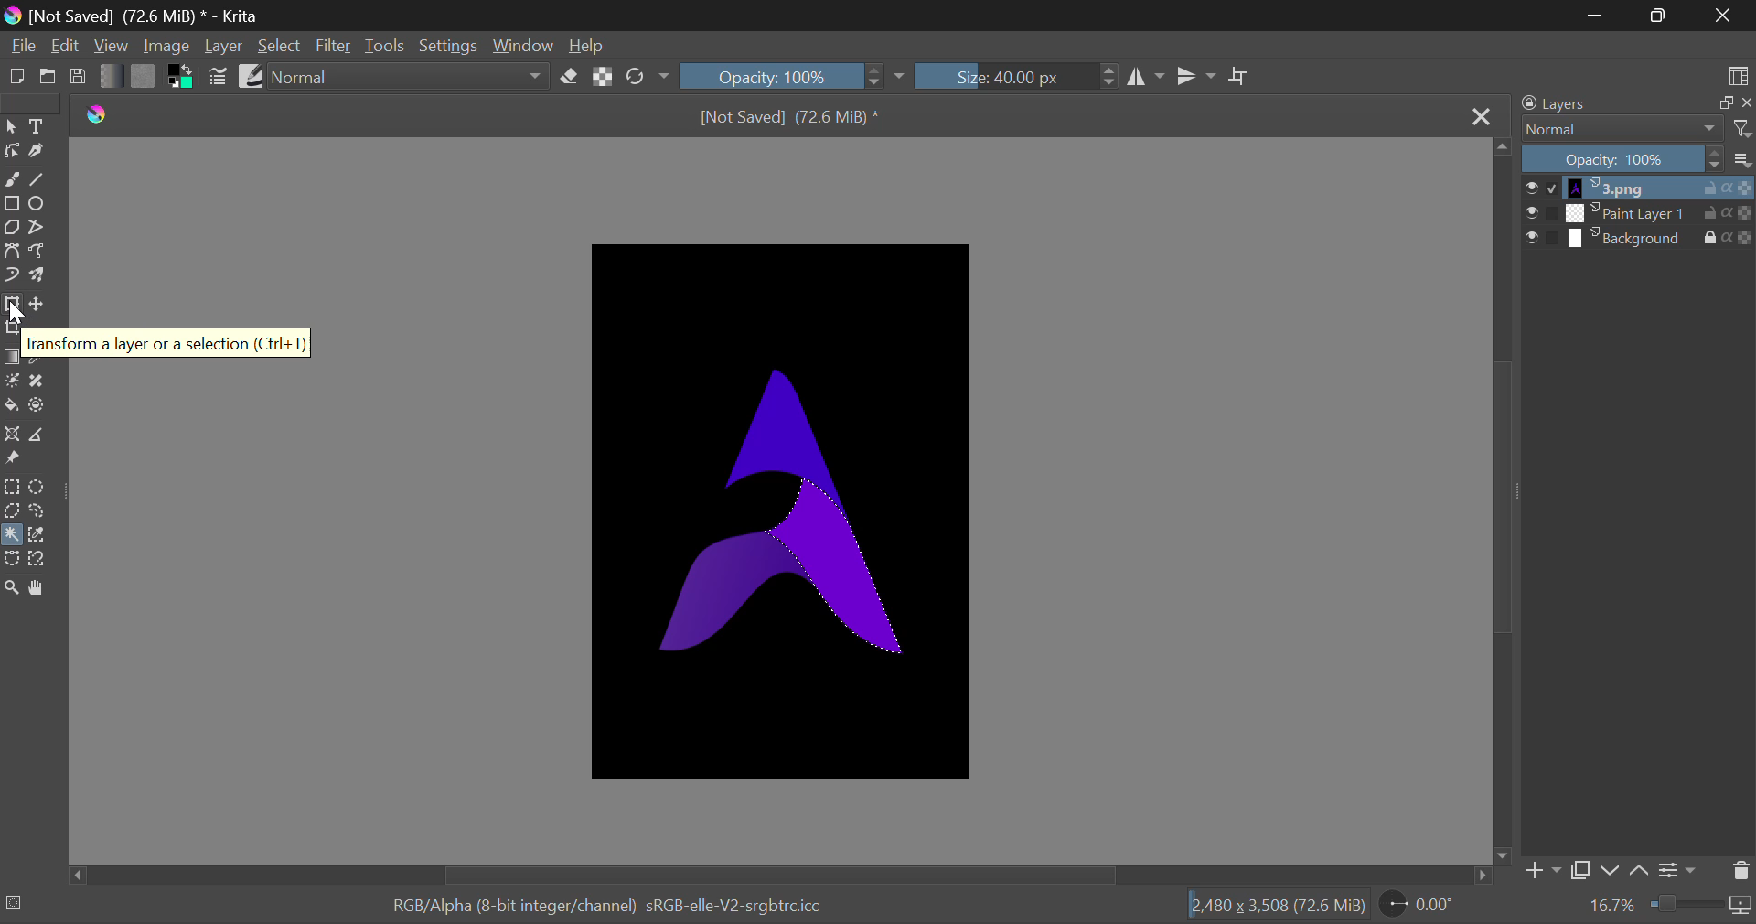  I want to click on Move Layers, so click(39, 306).